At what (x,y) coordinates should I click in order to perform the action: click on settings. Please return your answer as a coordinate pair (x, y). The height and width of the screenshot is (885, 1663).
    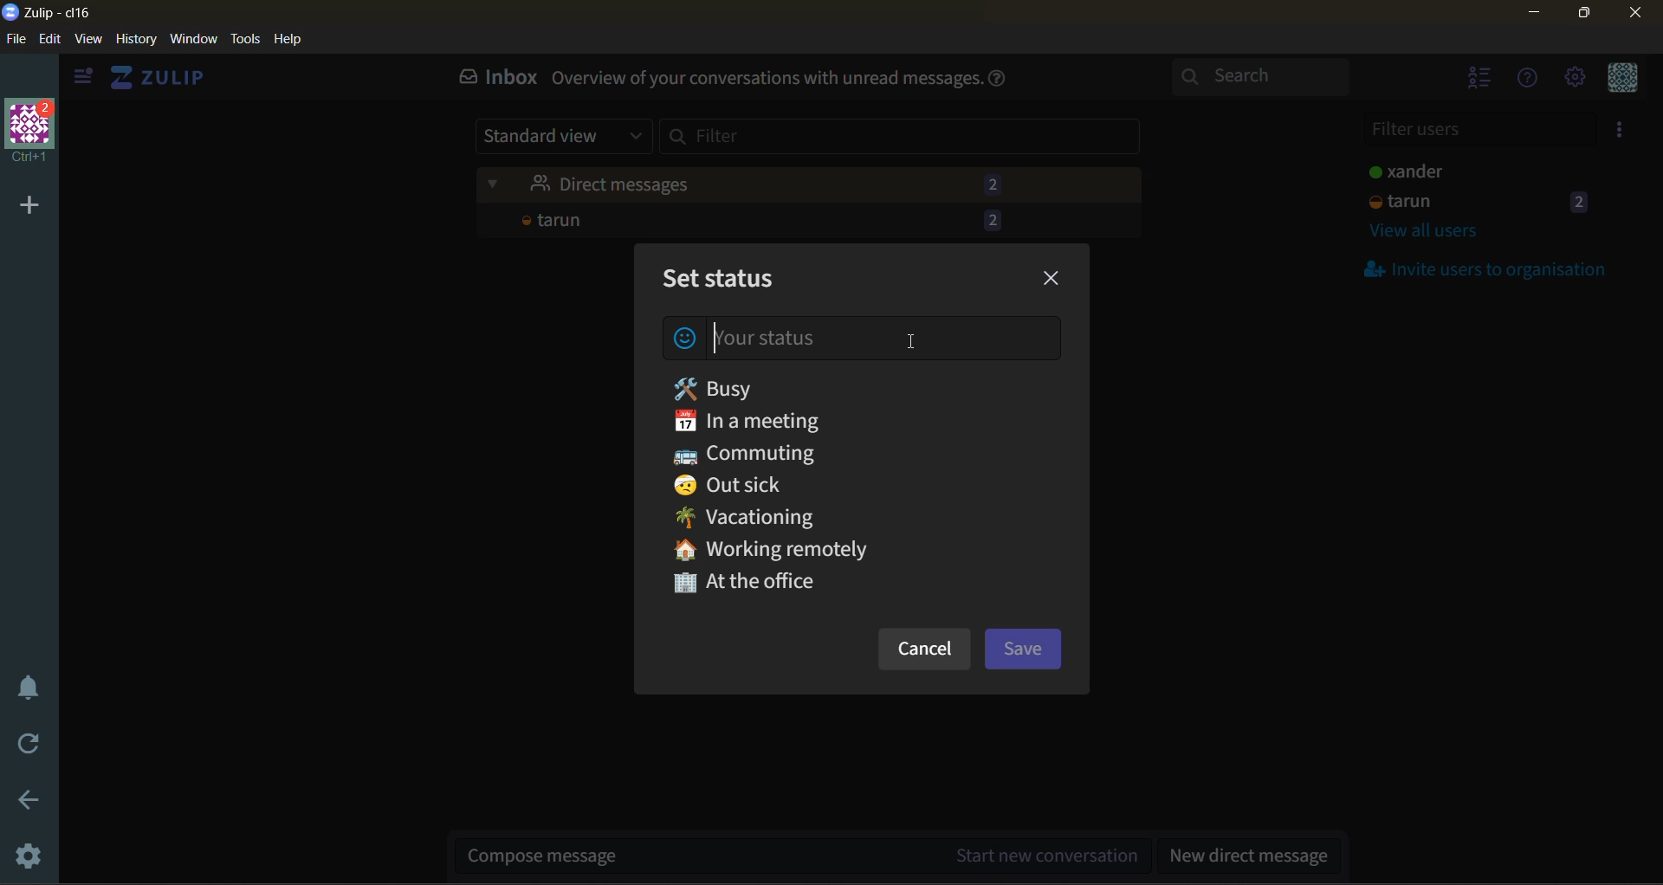
    Looking at the image, I should click on (28, 856).